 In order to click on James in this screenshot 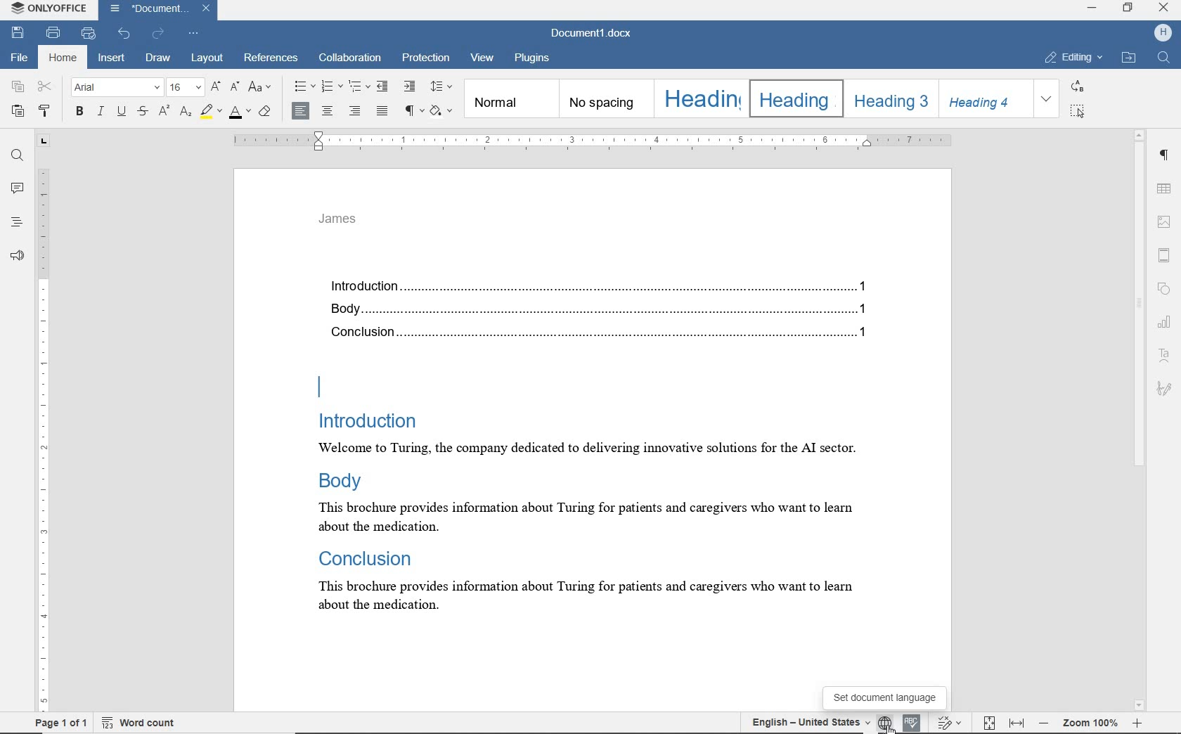, I will do `click(338, 219)`.